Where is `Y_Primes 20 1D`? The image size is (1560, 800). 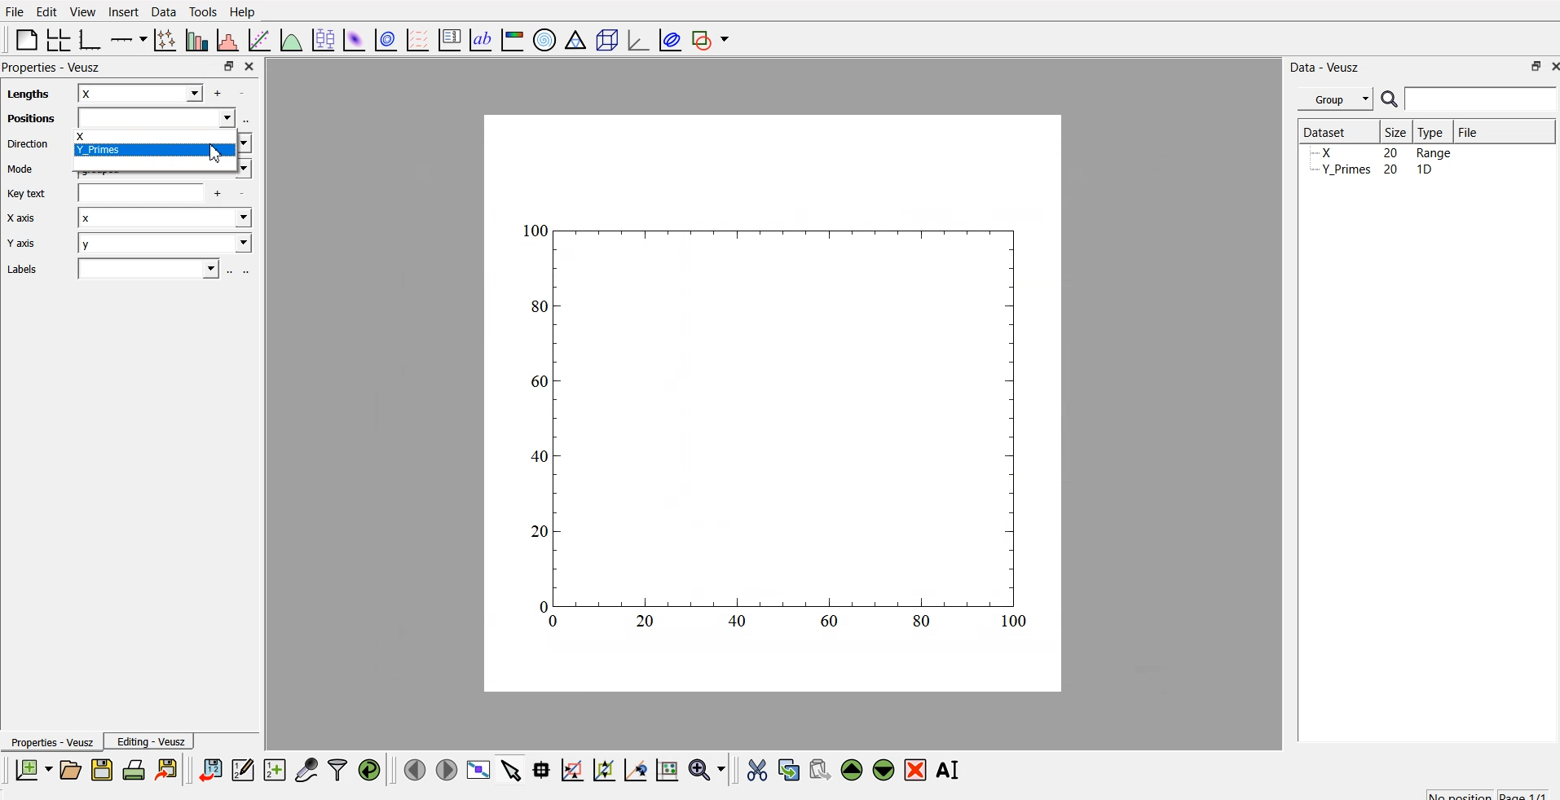 Y_Primes 20 1D is located at coordinates (1371, 154).